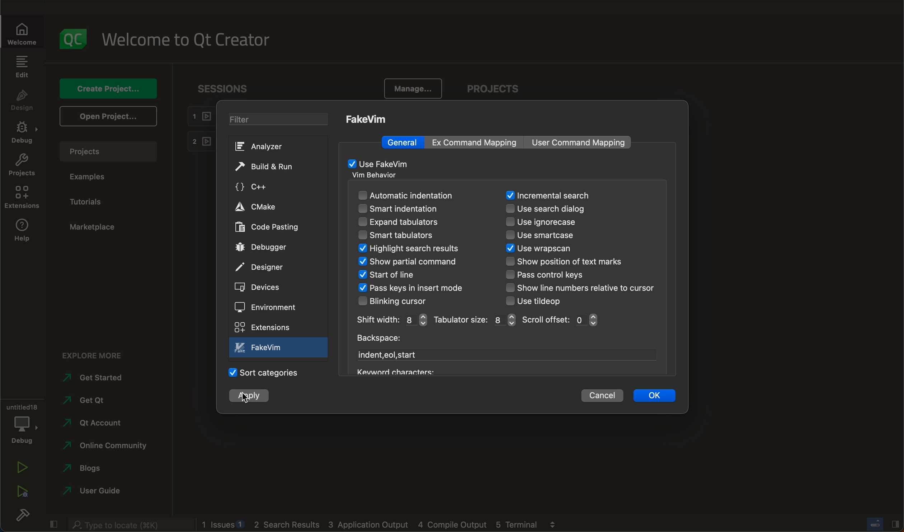 This screenshot has height=532, width=904. What do you see at coordinates (100, 470) in the screenshot?
I see `blogs` at bounding box center [100, 470].